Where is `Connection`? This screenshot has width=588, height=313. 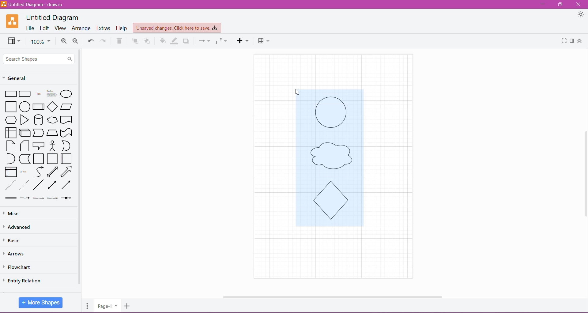
Connection is located at coordinates (202, 40).